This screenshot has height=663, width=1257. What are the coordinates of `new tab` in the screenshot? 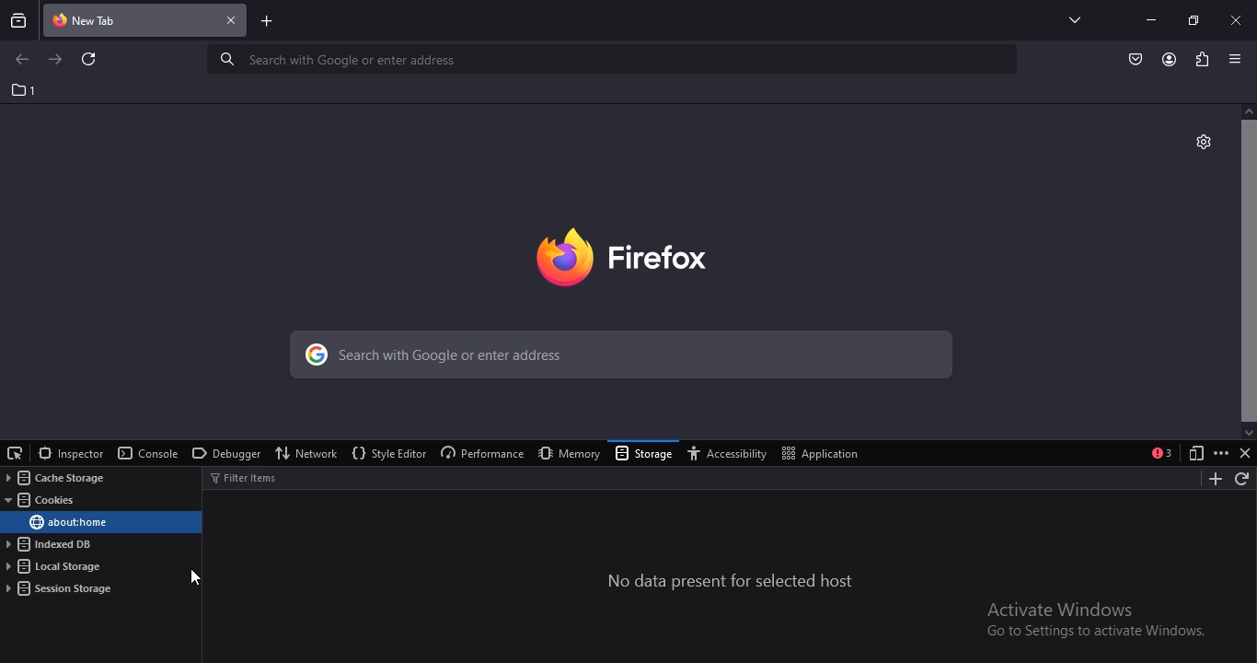 It's located at (268, 23).